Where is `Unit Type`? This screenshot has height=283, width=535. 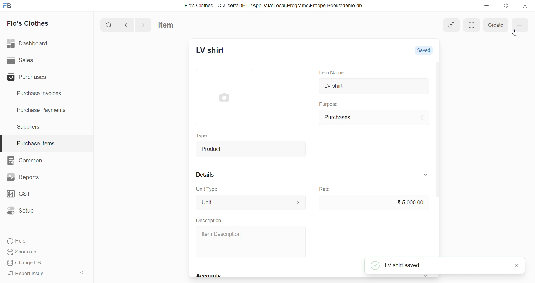 Unit Type is located at coordinates (206, 189).